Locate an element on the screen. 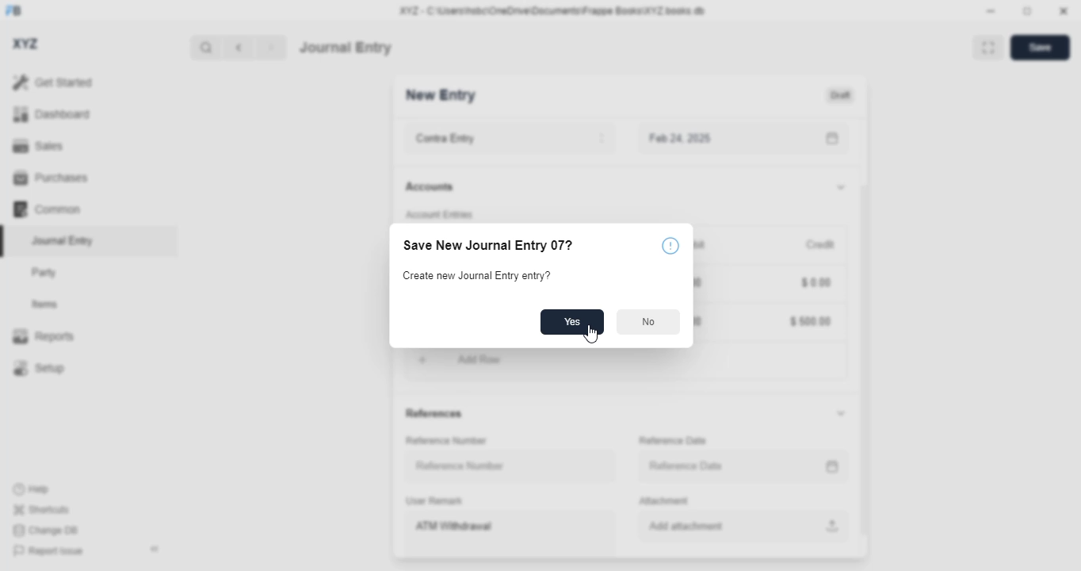 This screenshot has height=571, width=1081. change DB is located at coordinates (45, 530).